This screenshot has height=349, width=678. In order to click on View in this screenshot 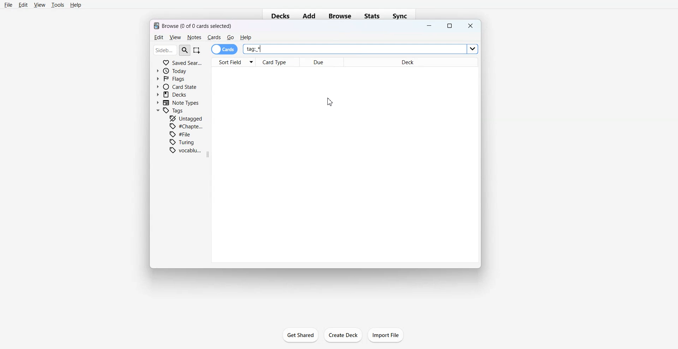, I will do `click(175, 37)`.